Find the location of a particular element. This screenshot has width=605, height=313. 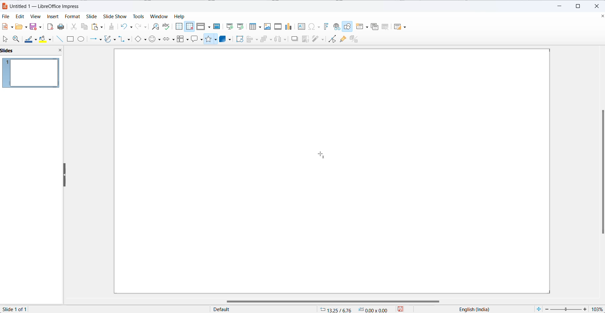

DELETE SLIDE is located at coordinates (386, 28).